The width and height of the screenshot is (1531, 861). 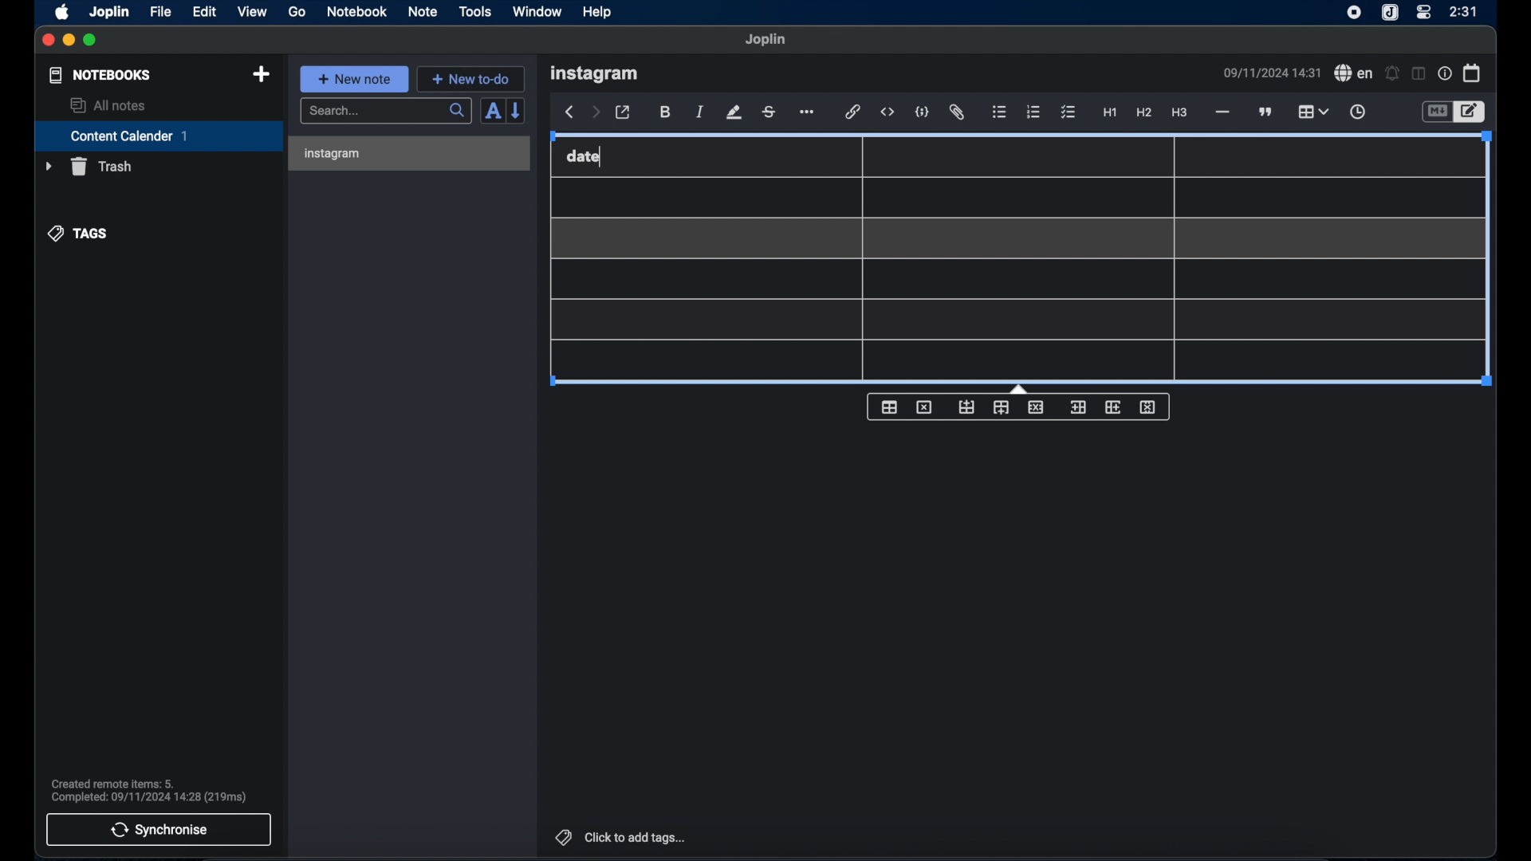 I want to click on new notebook, so click(x=262, y=75).